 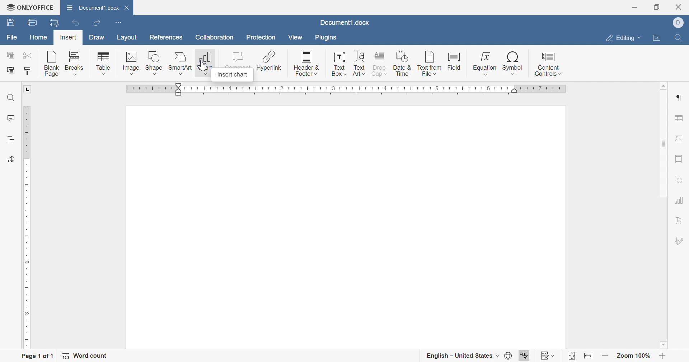 What do you see at coordinates (29, 55) in the screenshot?
I see `Cut` at bounding box center [29, 55].